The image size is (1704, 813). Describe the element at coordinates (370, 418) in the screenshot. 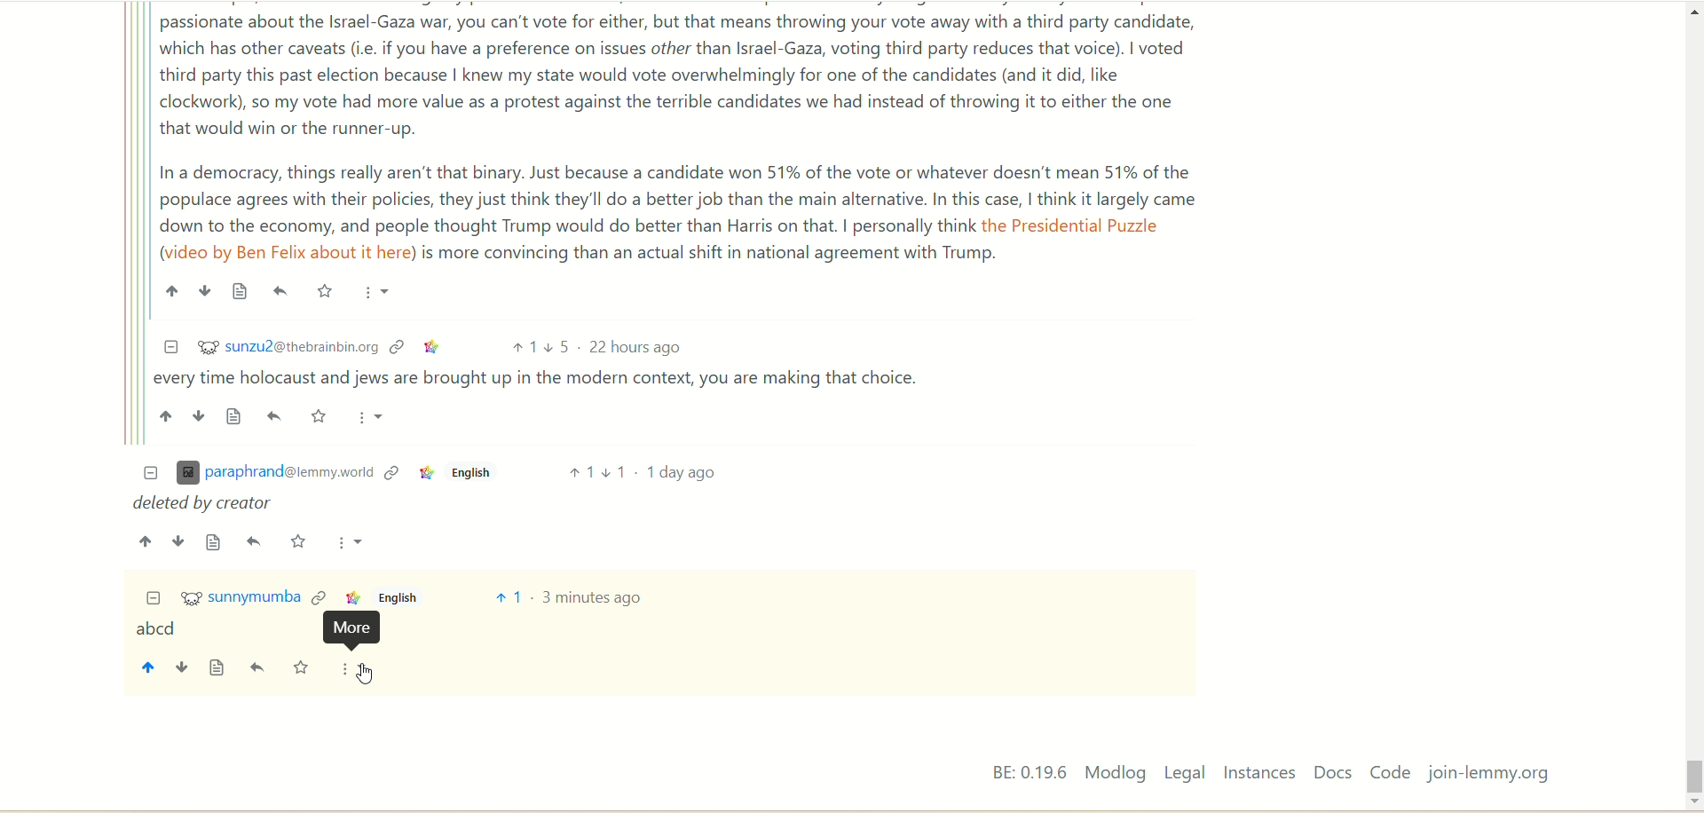

I see `More` at that location.